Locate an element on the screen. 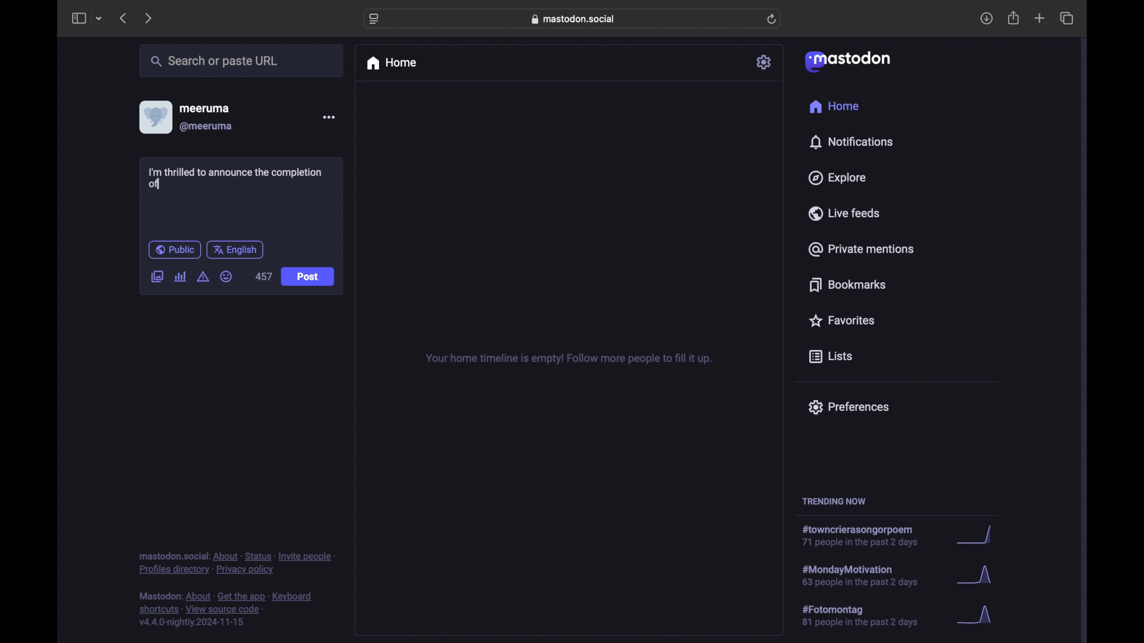  hashtag trend is located at coordinates (865, 536).